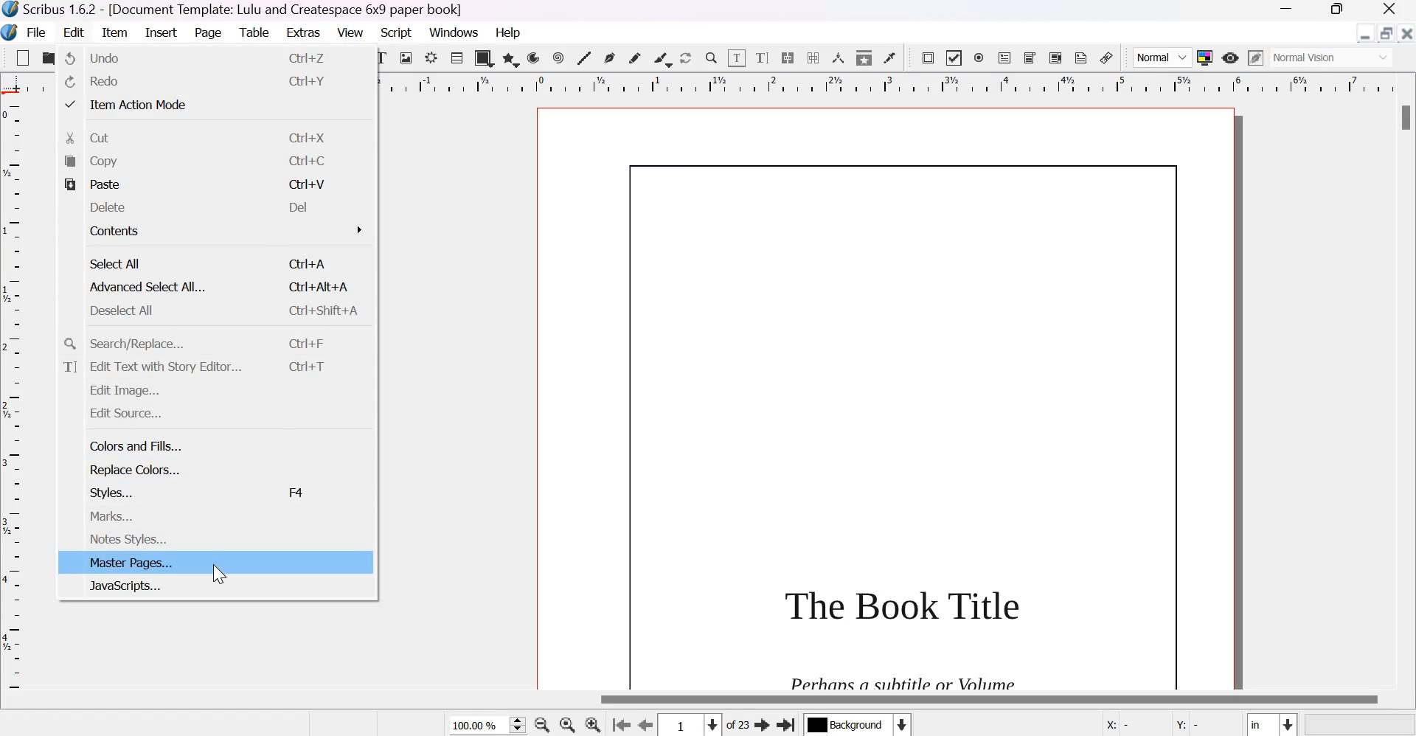  I want to click on resize, so click(1387, 32).